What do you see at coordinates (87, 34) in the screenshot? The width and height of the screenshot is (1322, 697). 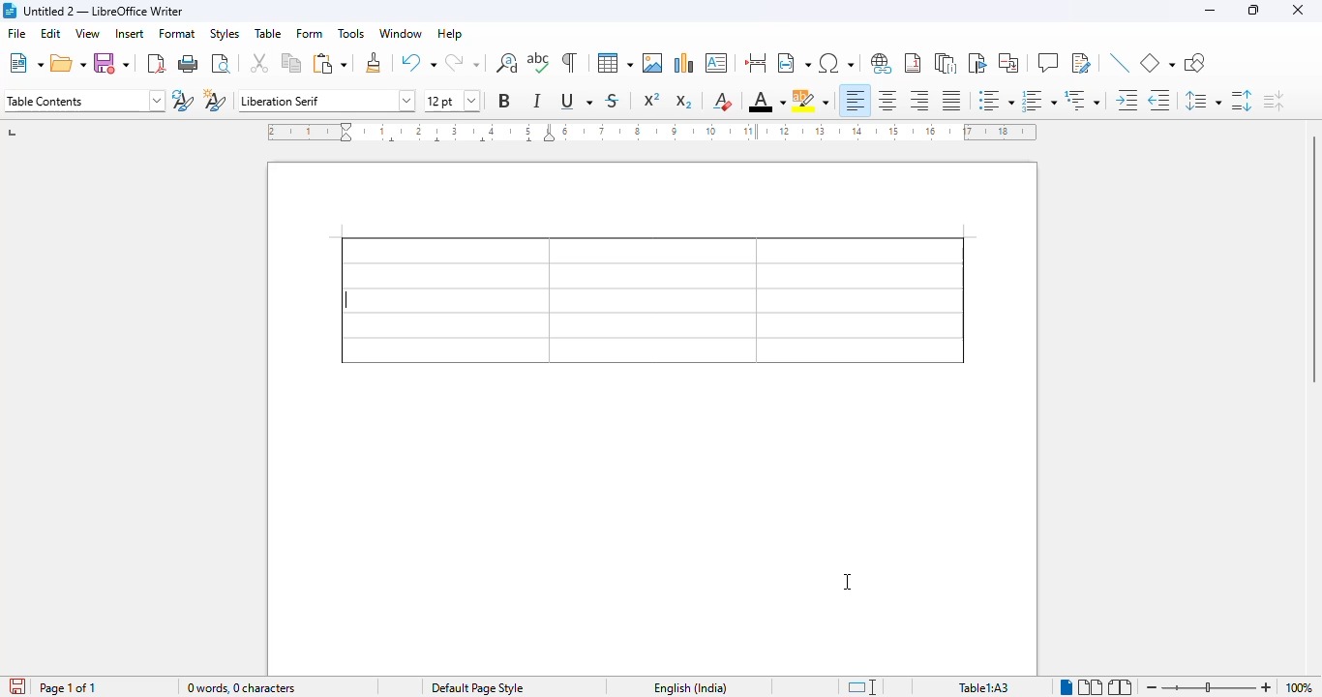 I see `view` at bounding box center [87, 34].